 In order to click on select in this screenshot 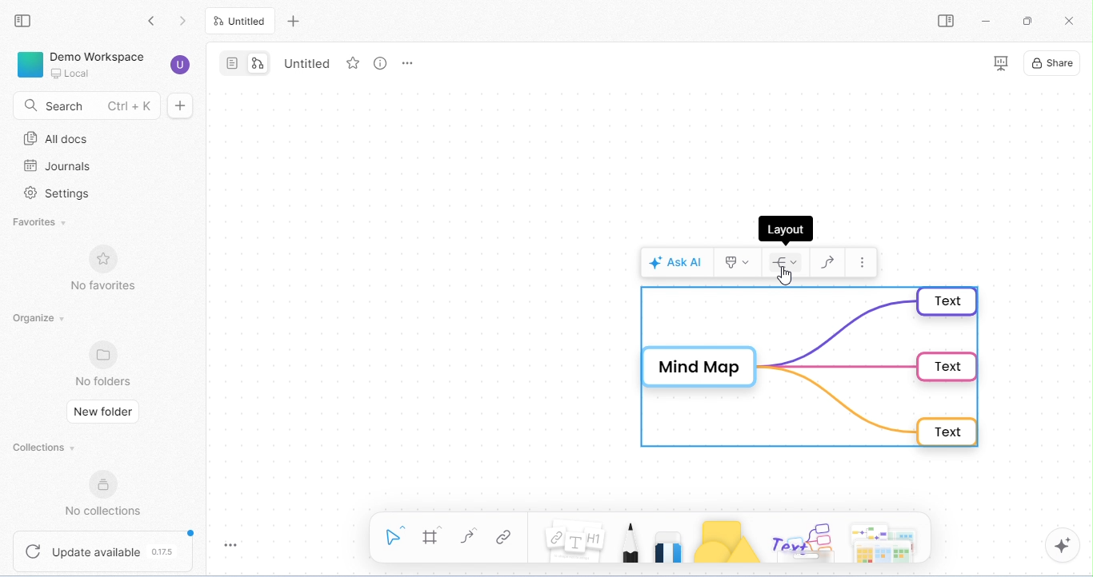, I will do `click(394, 535)`.